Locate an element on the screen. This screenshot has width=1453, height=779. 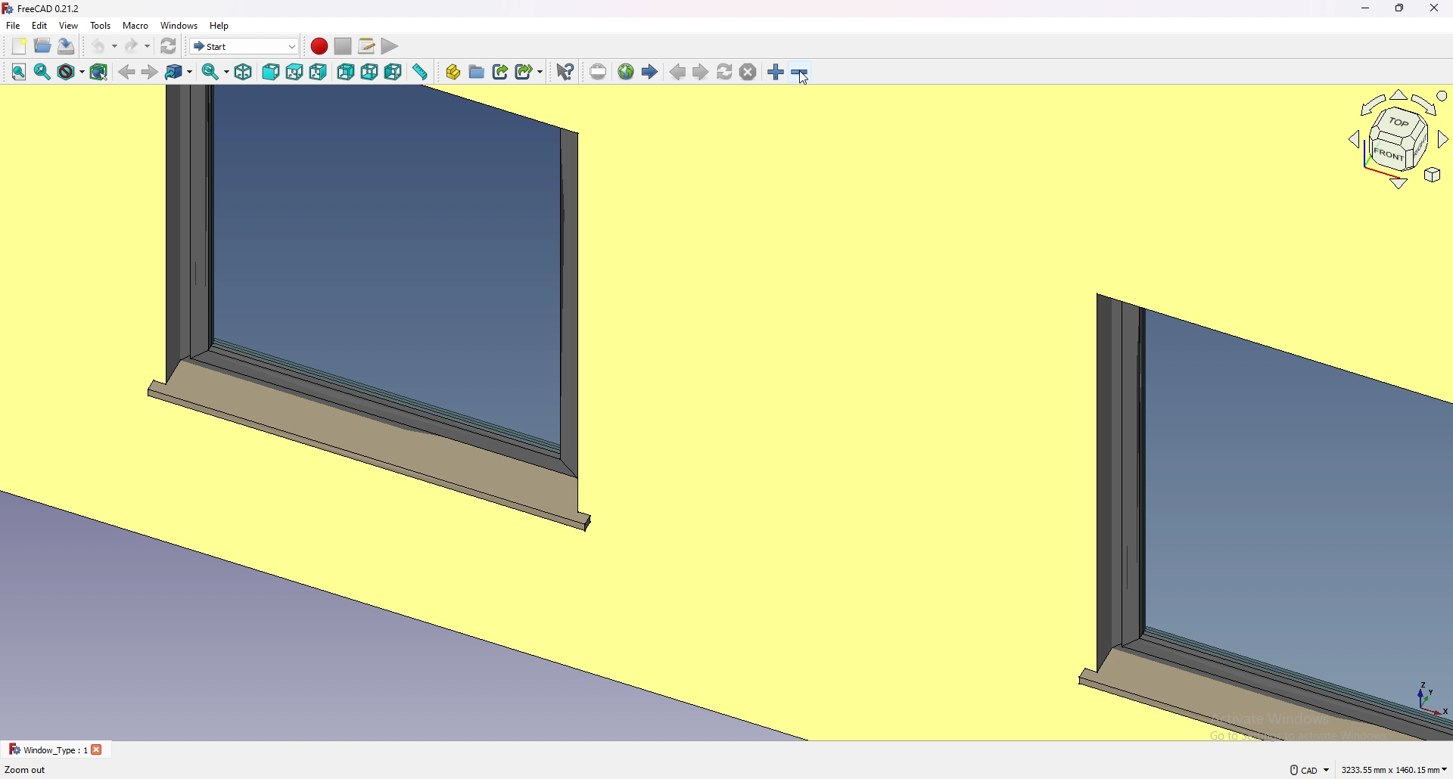
new is located at coordinates (19, 46).